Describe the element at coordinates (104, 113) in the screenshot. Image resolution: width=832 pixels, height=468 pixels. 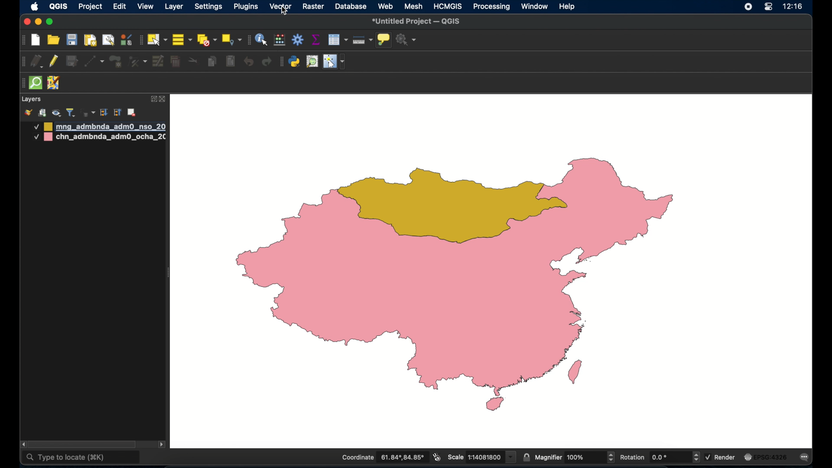
I see `expand all` at that location.